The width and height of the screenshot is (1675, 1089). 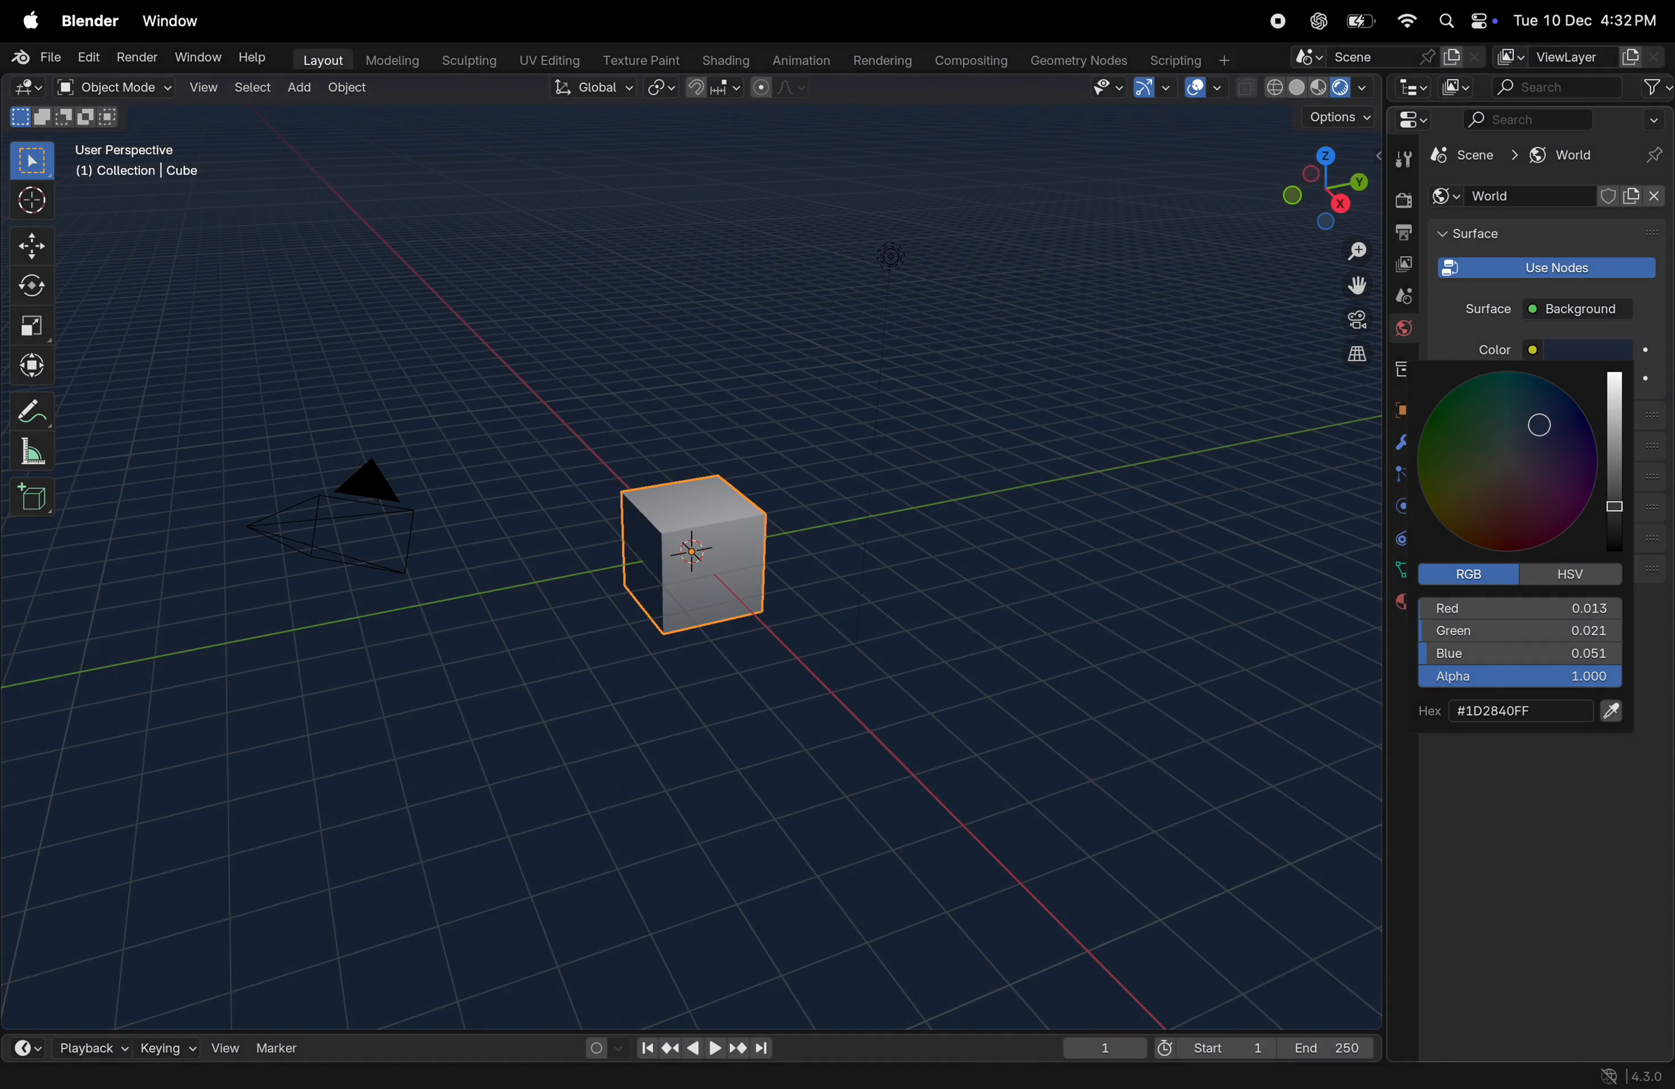 I want to click on camera, so click(x=348, y=517).